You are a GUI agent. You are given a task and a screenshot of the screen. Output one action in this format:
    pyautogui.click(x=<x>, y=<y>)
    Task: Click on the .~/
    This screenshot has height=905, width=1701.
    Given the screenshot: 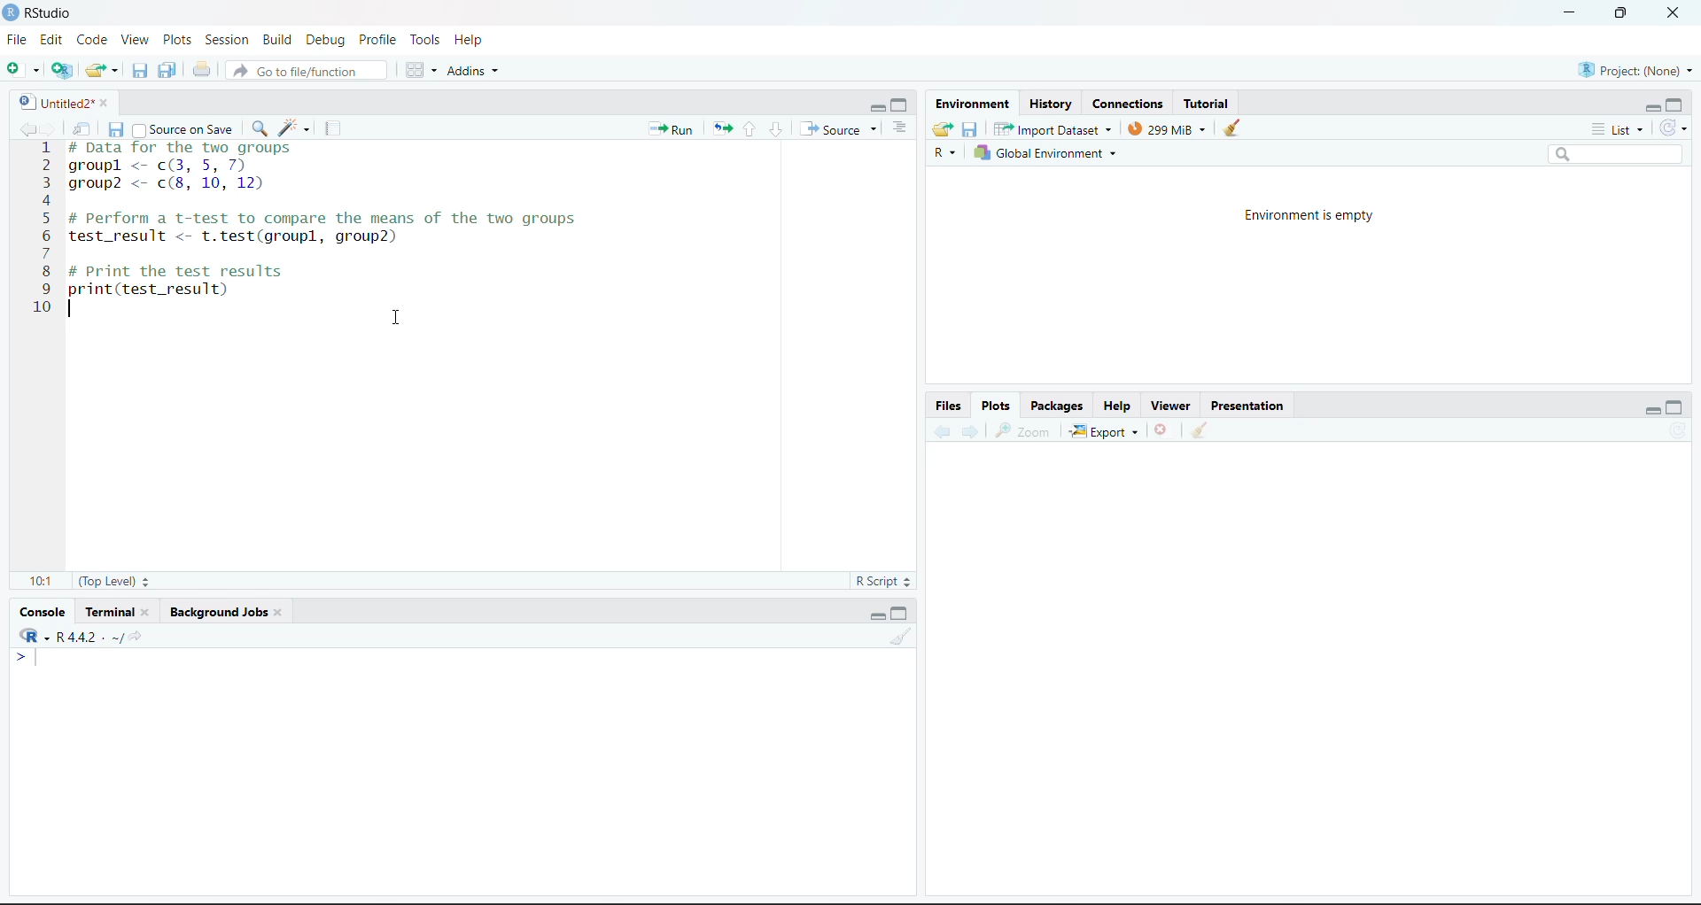 What is the action you would take?
    pyautogui.click(x=116, y=638)
    